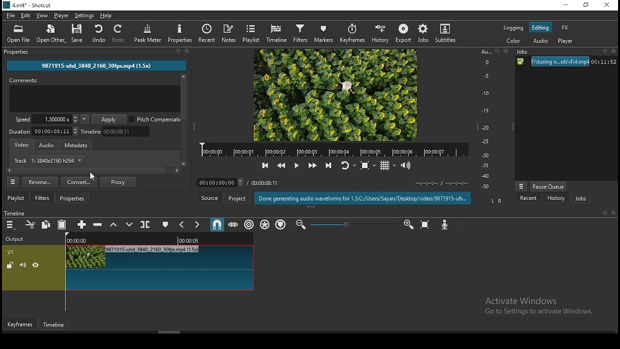  Describe the element at coordinates (541, 27) in the screenshot. I see `editing` at that location.